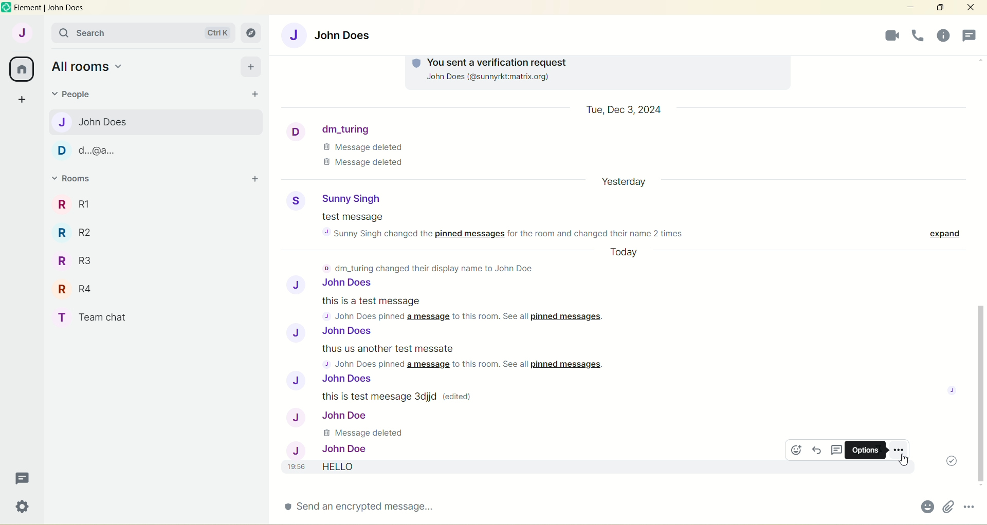 This screenshot has height=525, width=987. I want to click on Sunny Singh, so click(336, 199).